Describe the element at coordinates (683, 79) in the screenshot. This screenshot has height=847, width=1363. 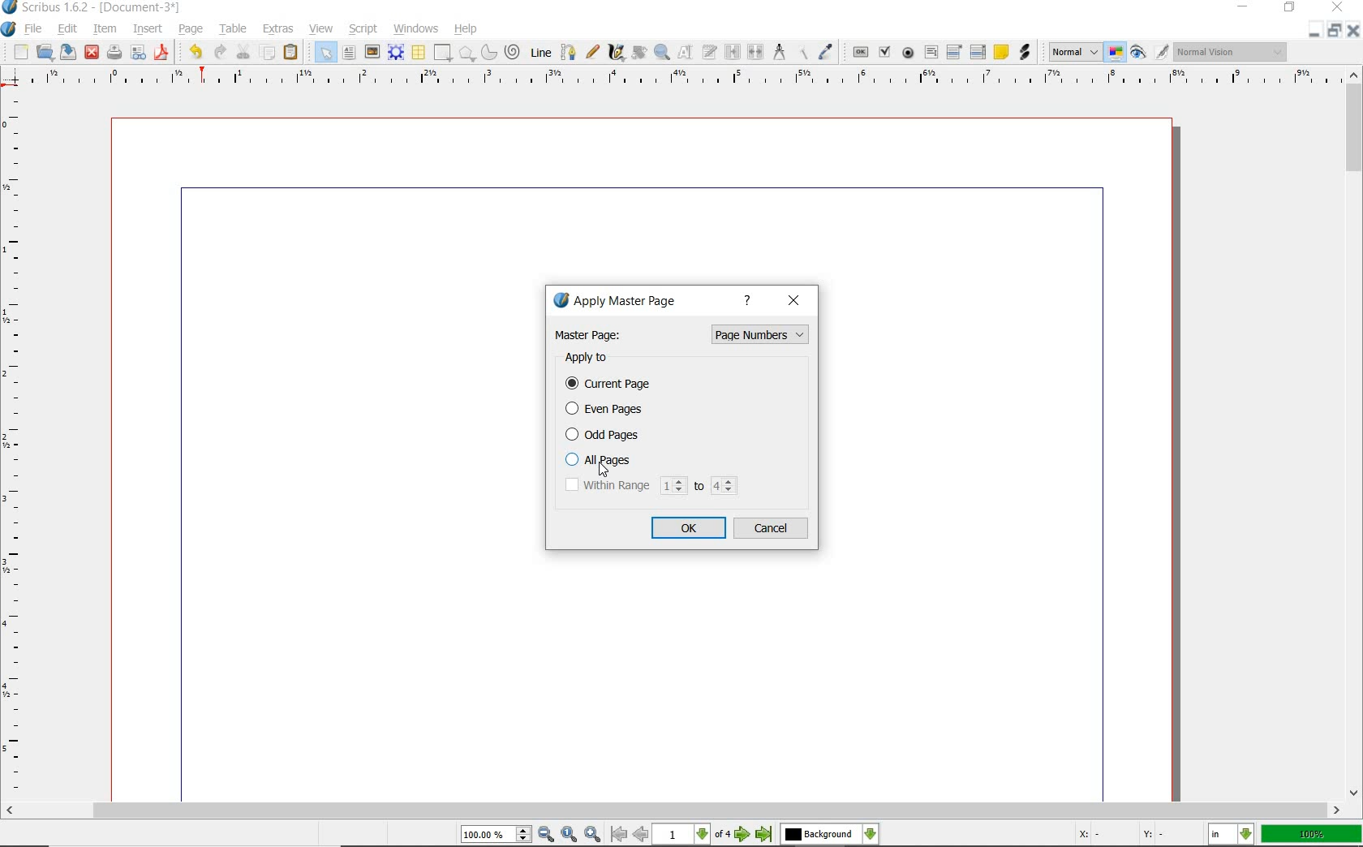
I see `Horizontal Margin` at that location.